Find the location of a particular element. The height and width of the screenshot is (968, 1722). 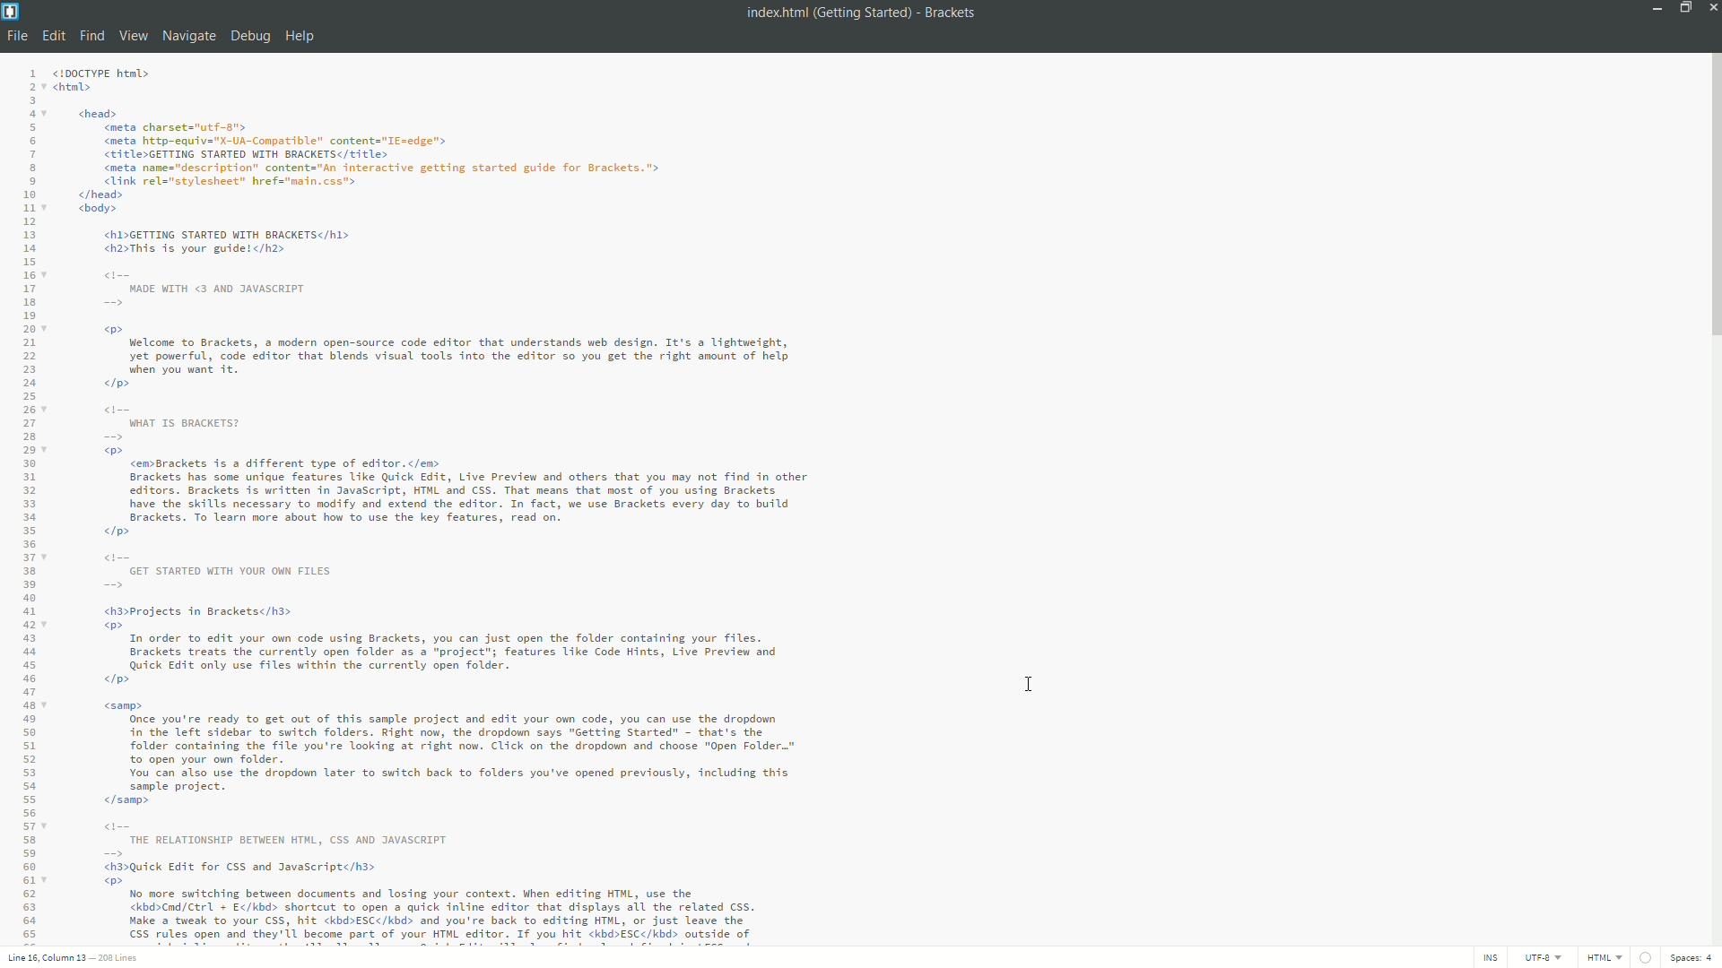

close app is located at coordinates (1711, 7).